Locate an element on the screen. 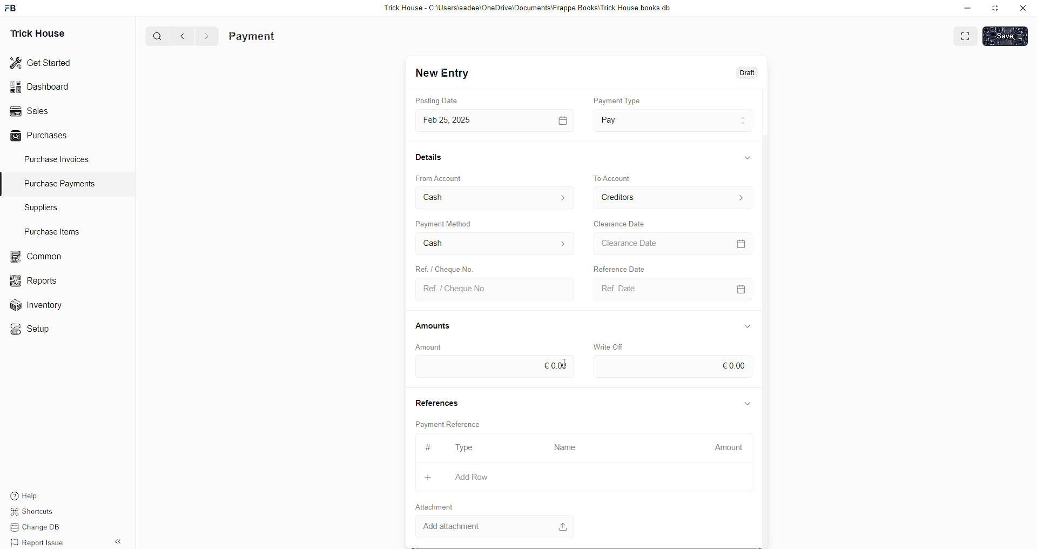  References is located at coordinates (439, 401).